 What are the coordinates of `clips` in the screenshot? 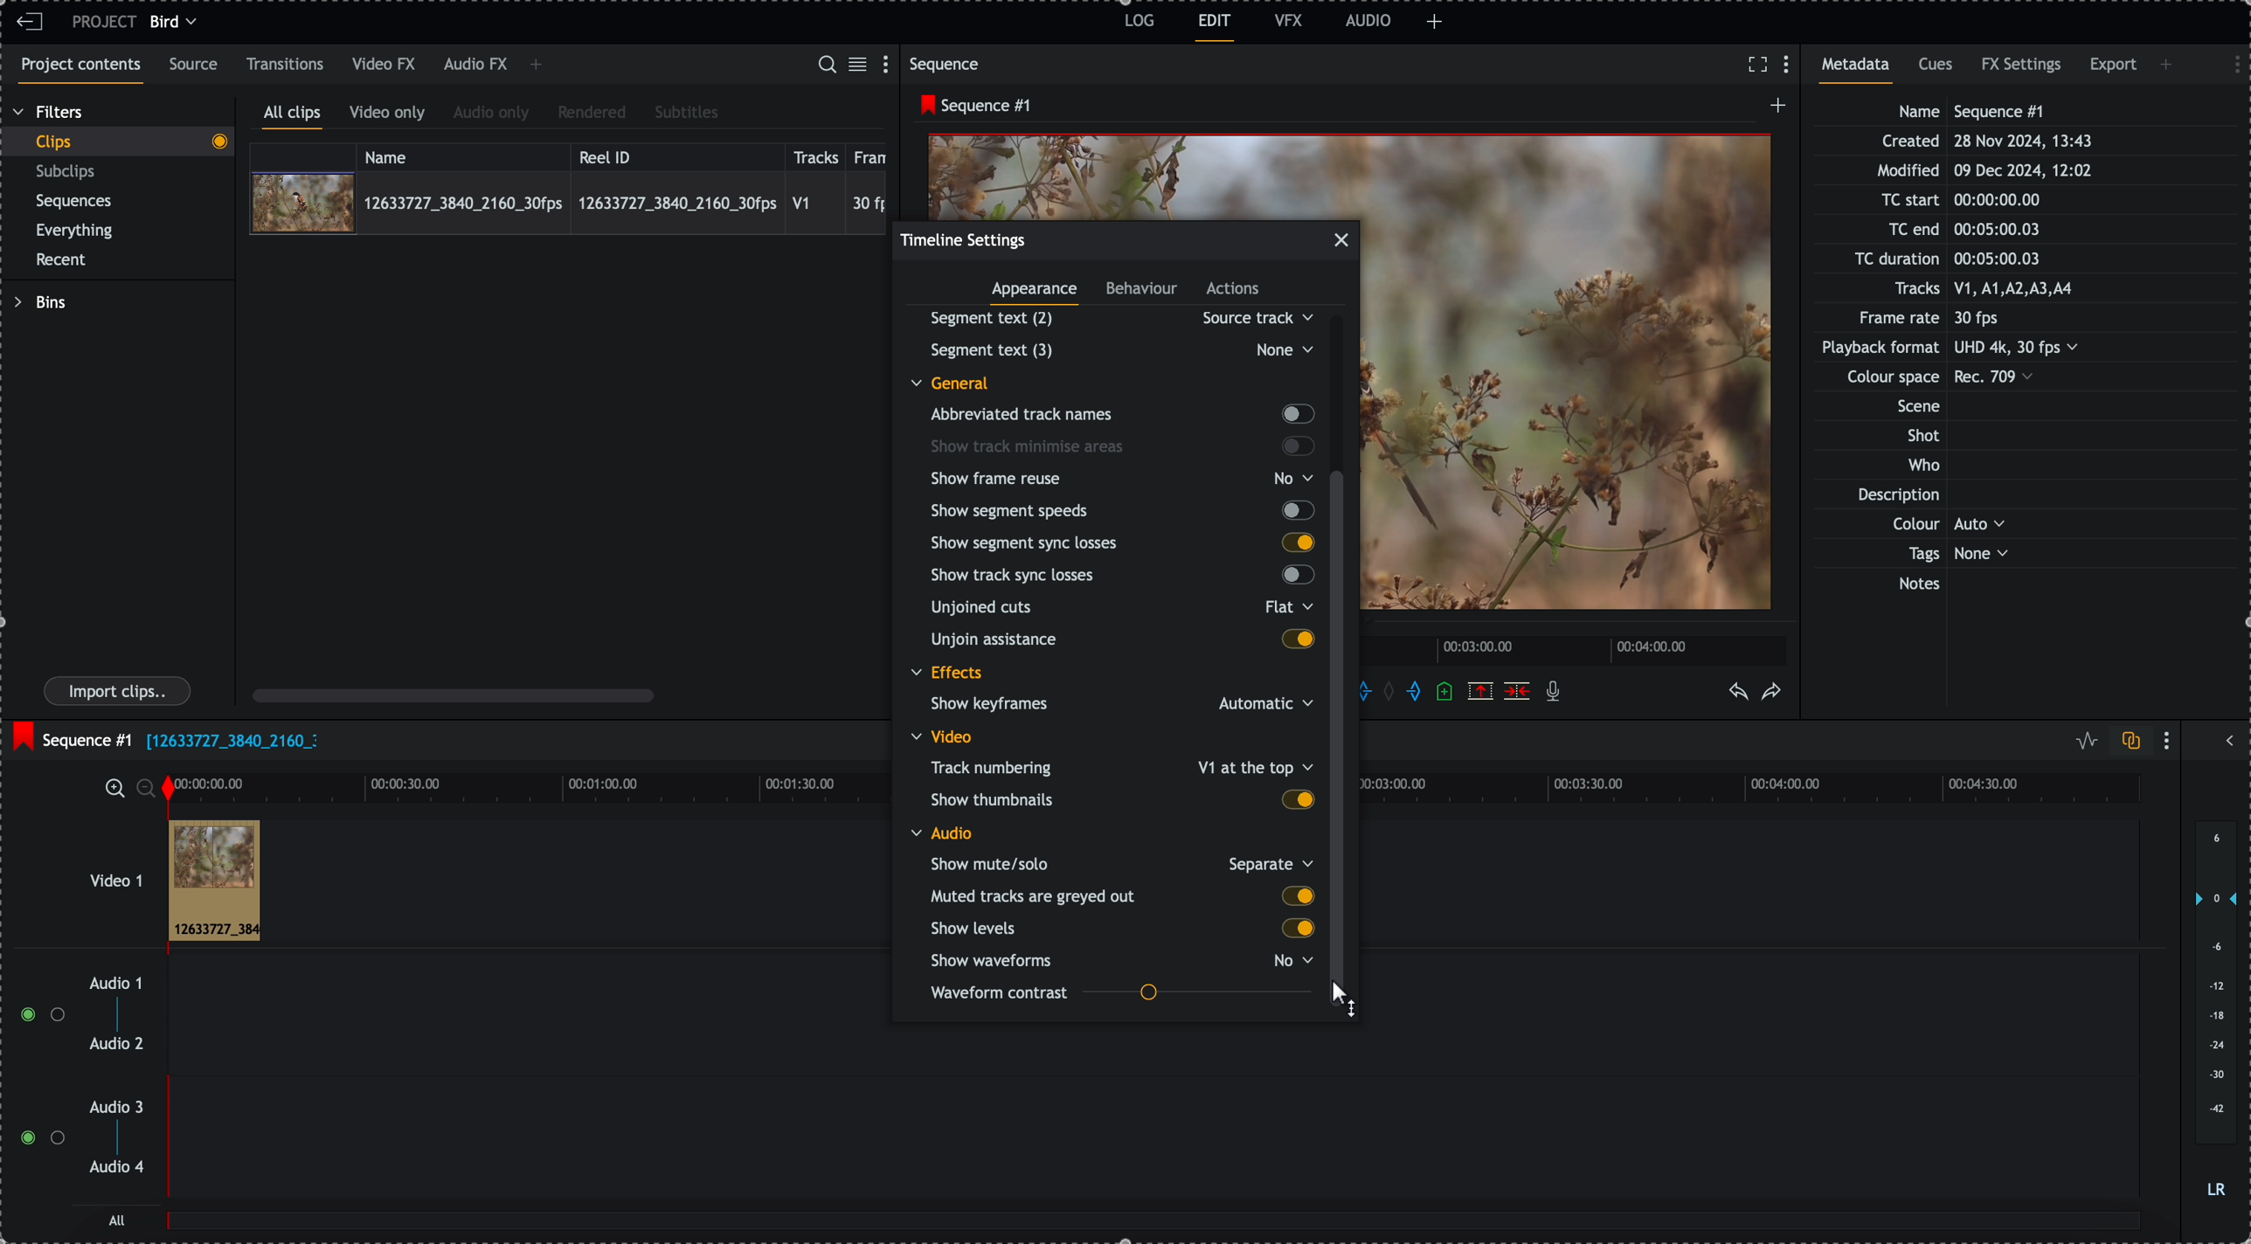 It's located at (117, 142).